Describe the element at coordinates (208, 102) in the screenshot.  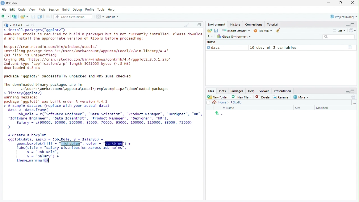
I see `Select all` at that location.